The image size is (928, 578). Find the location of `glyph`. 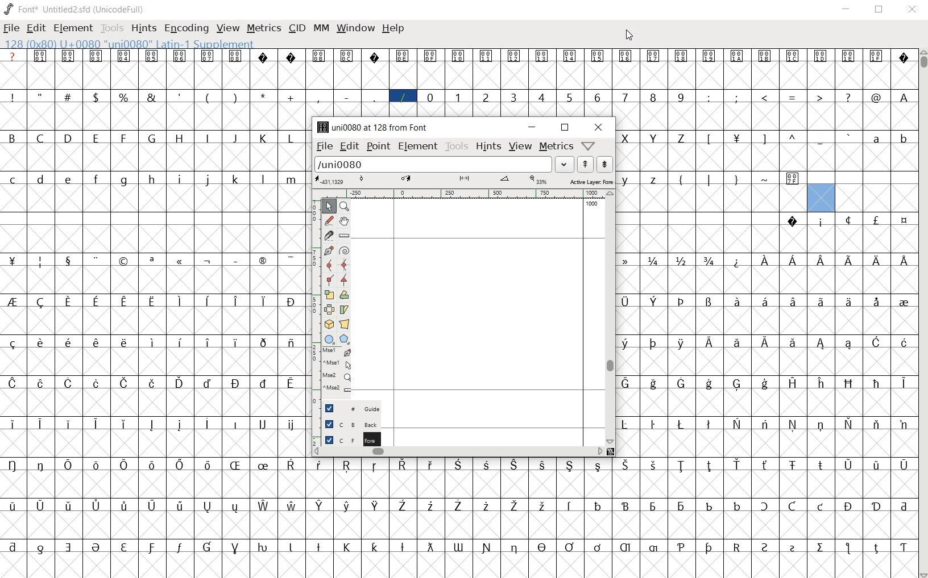

glyph is located at coordinates (626, 181).